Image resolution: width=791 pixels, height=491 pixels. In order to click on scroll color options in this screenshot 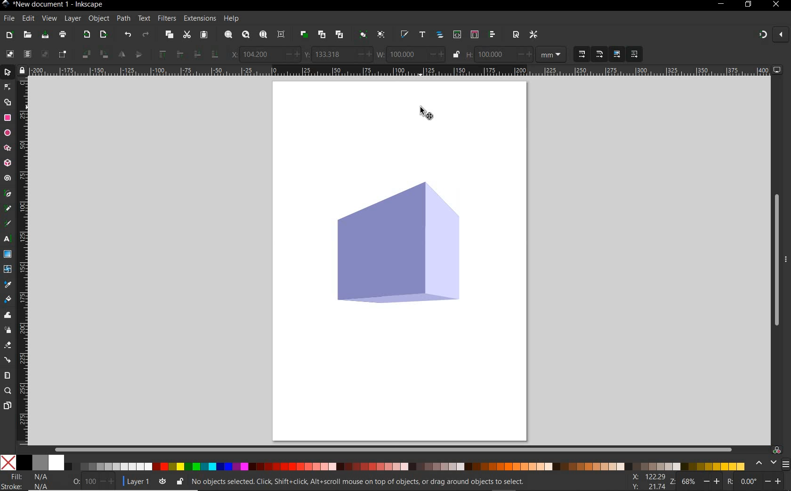, I will do `click(766, 463)`.